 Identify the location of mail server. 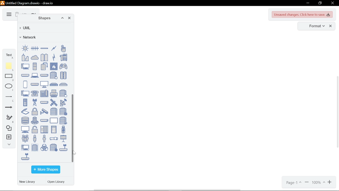
(54, 75).